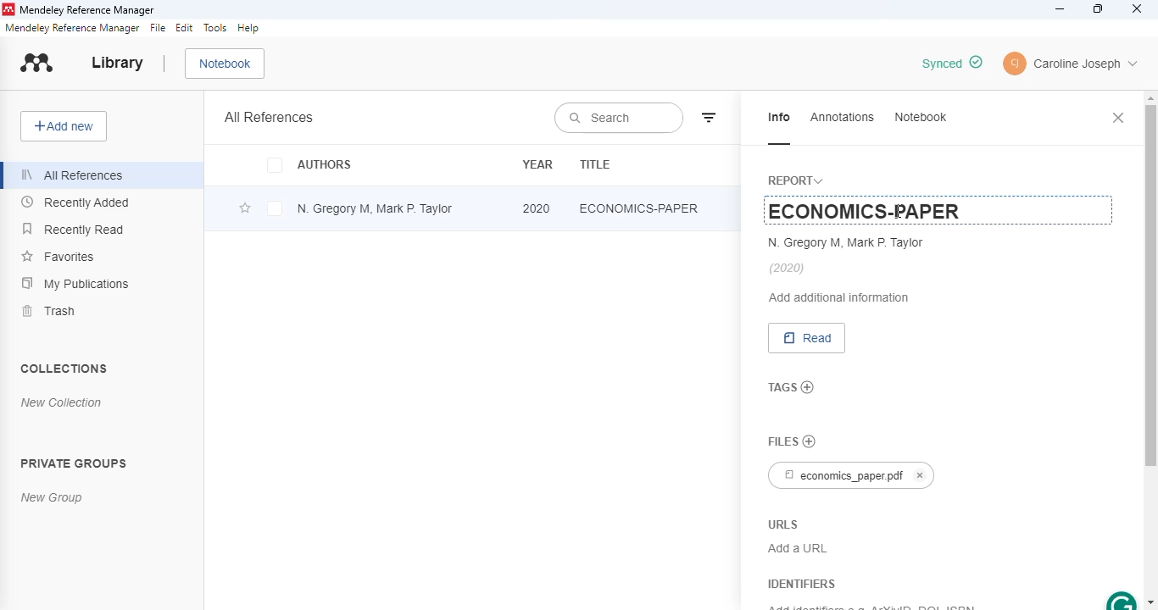  What do you see at coordinates (75, 202) in the screenshot?
I see `recently added` at bounding box center [75, 202].